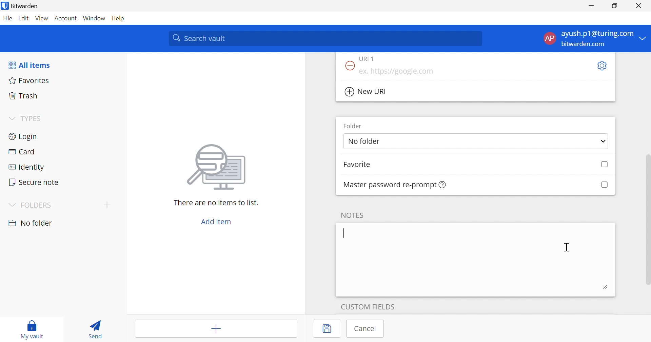  What do you see at coordinates (604, 142) in the screenshot?
I see `Drop Down` at bounding box center [604, 142].